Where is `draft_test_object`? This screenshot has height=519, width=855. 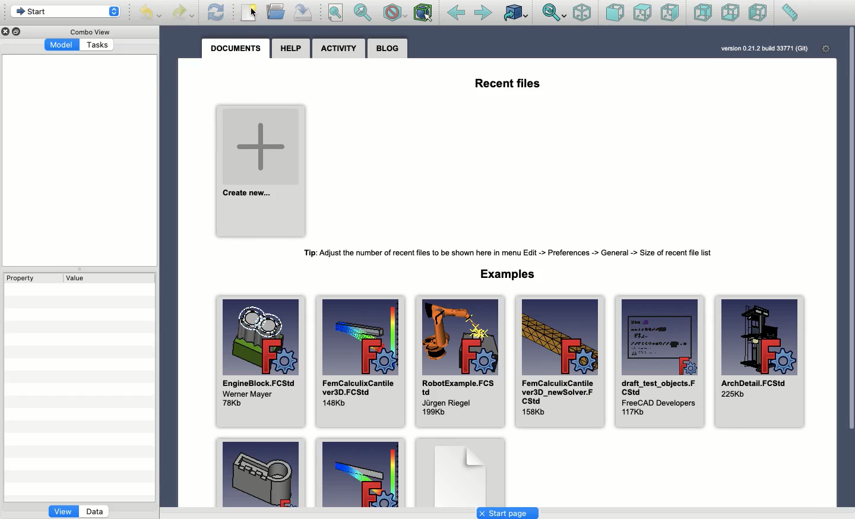
draft_test_object is located at coordinates (660, 362).